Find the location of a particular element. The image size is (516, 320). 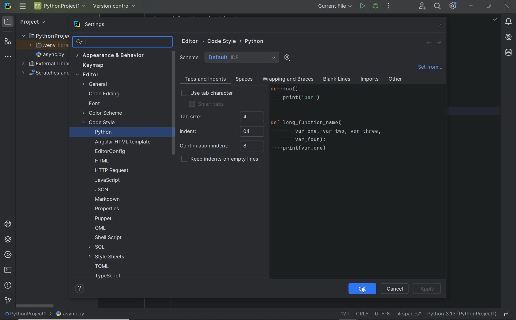

Project is located at coordinates (27, 22).